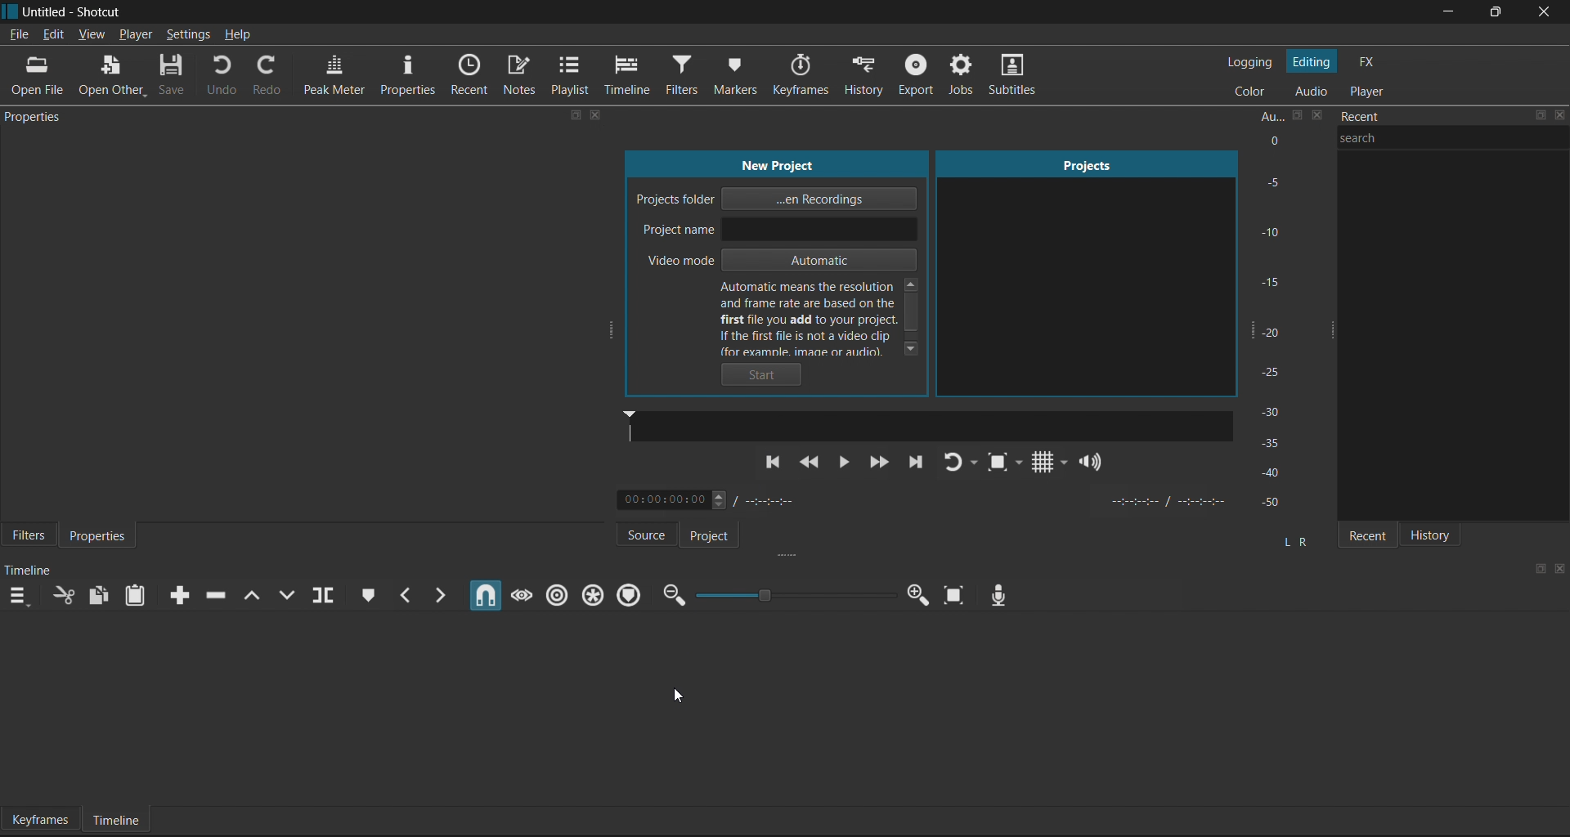 This screenshot has height=837, width=1570. I want to click on search, so click(1457, 147).